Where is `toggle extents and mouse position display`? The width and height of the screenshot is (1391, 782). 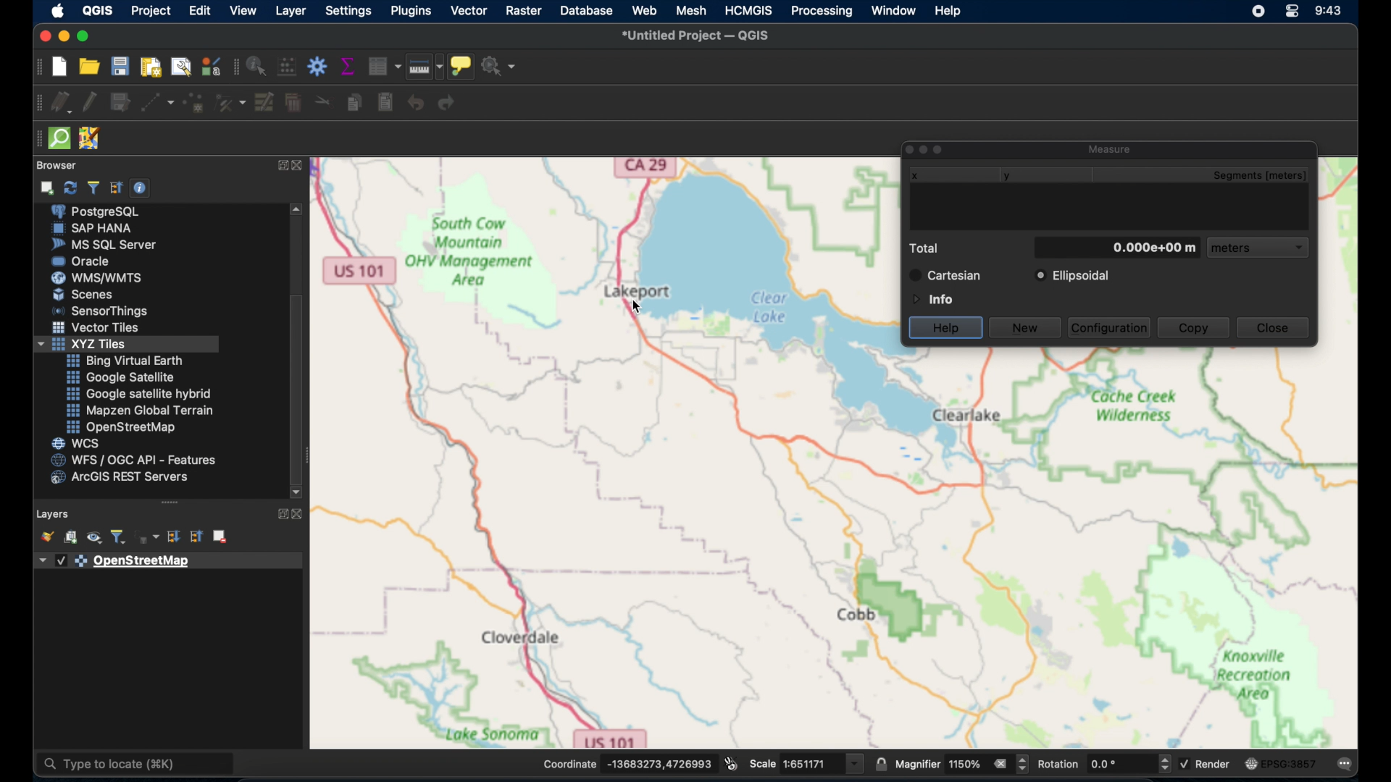 toggle extents and mouse position display is located at coordinates (731, 762).